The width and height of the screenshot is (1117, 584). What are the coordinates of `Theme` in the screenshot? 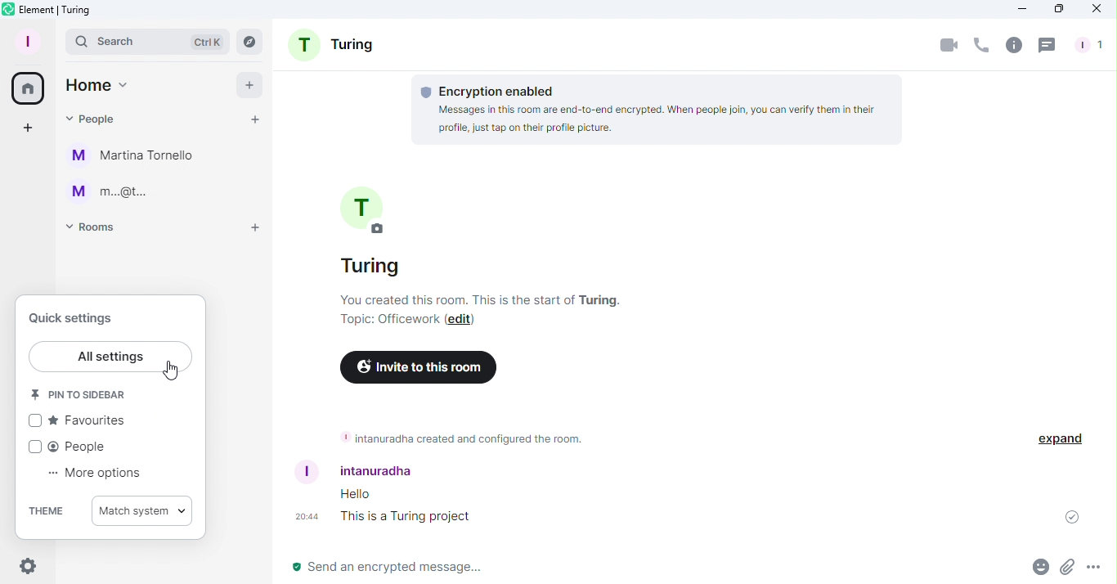 It's located at (47, 514).